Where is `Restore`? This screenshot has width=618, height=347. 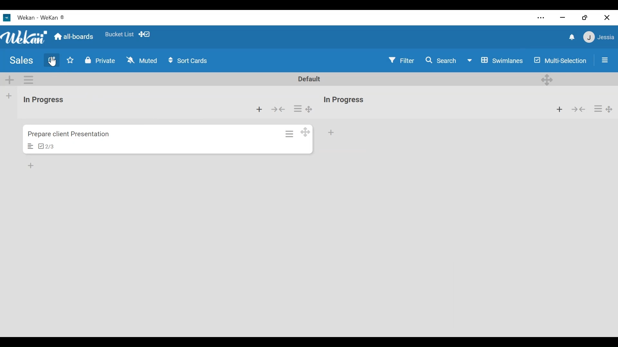 Restore is located at coordinates (586, 17).